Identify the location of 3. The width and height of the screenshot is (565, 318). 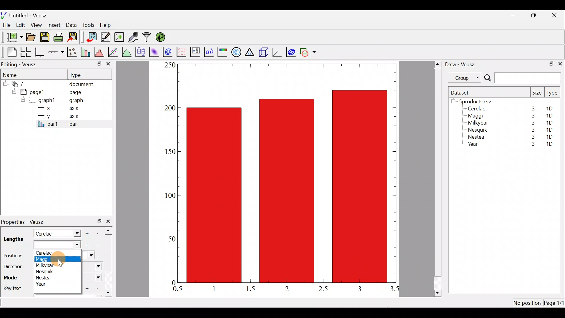
(530, 145).